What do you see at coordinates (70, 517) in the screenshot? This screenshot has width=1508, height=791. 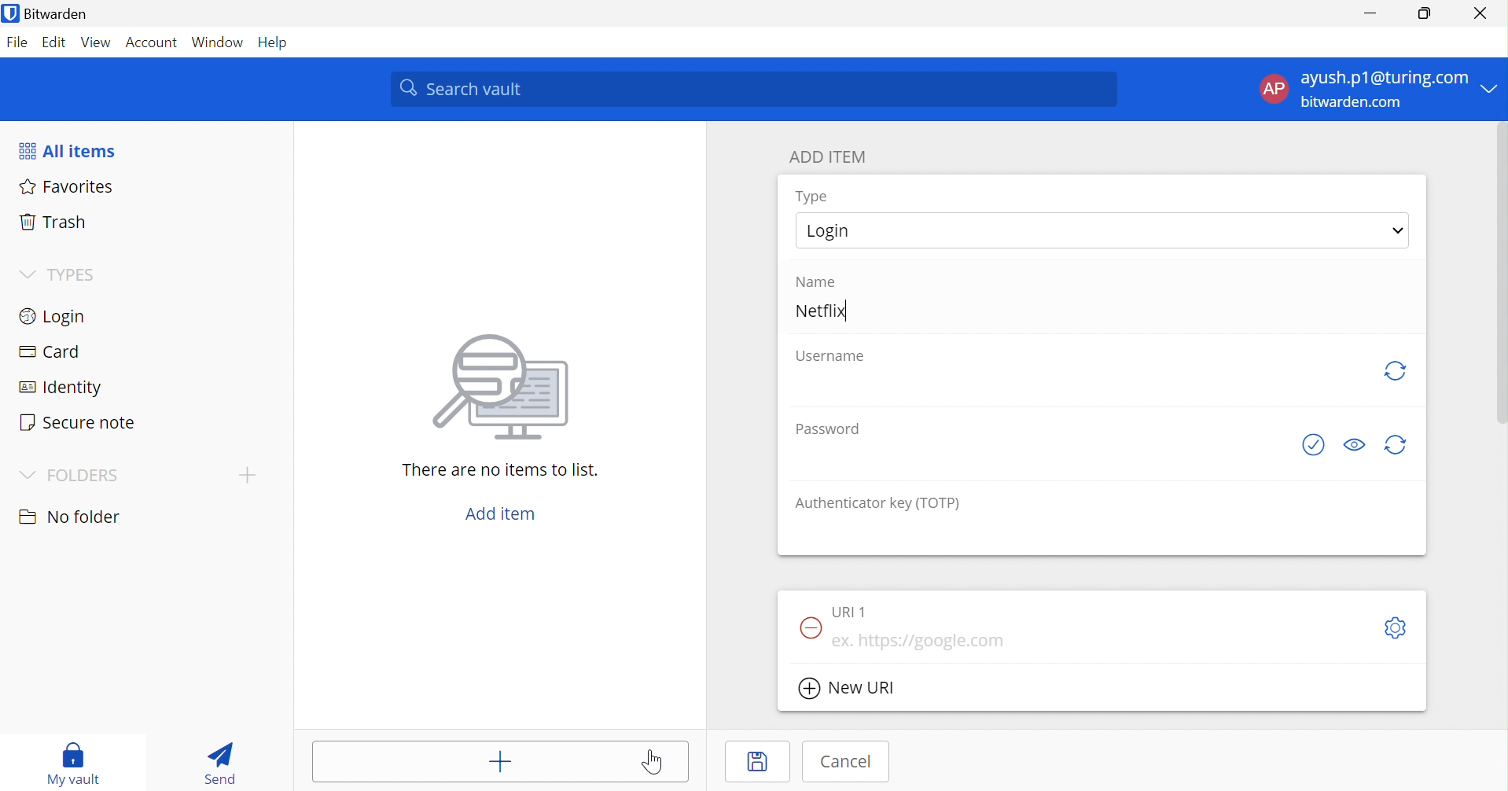 I see `No folder` at bounding box center [70, 517].